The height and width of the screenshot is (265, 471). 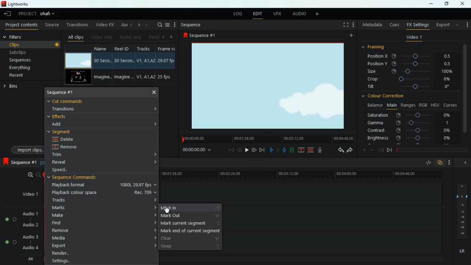 What do you see at coordinates (32, 175) in the screenshot?
I see `zoom` at bounding box center [32, 175].